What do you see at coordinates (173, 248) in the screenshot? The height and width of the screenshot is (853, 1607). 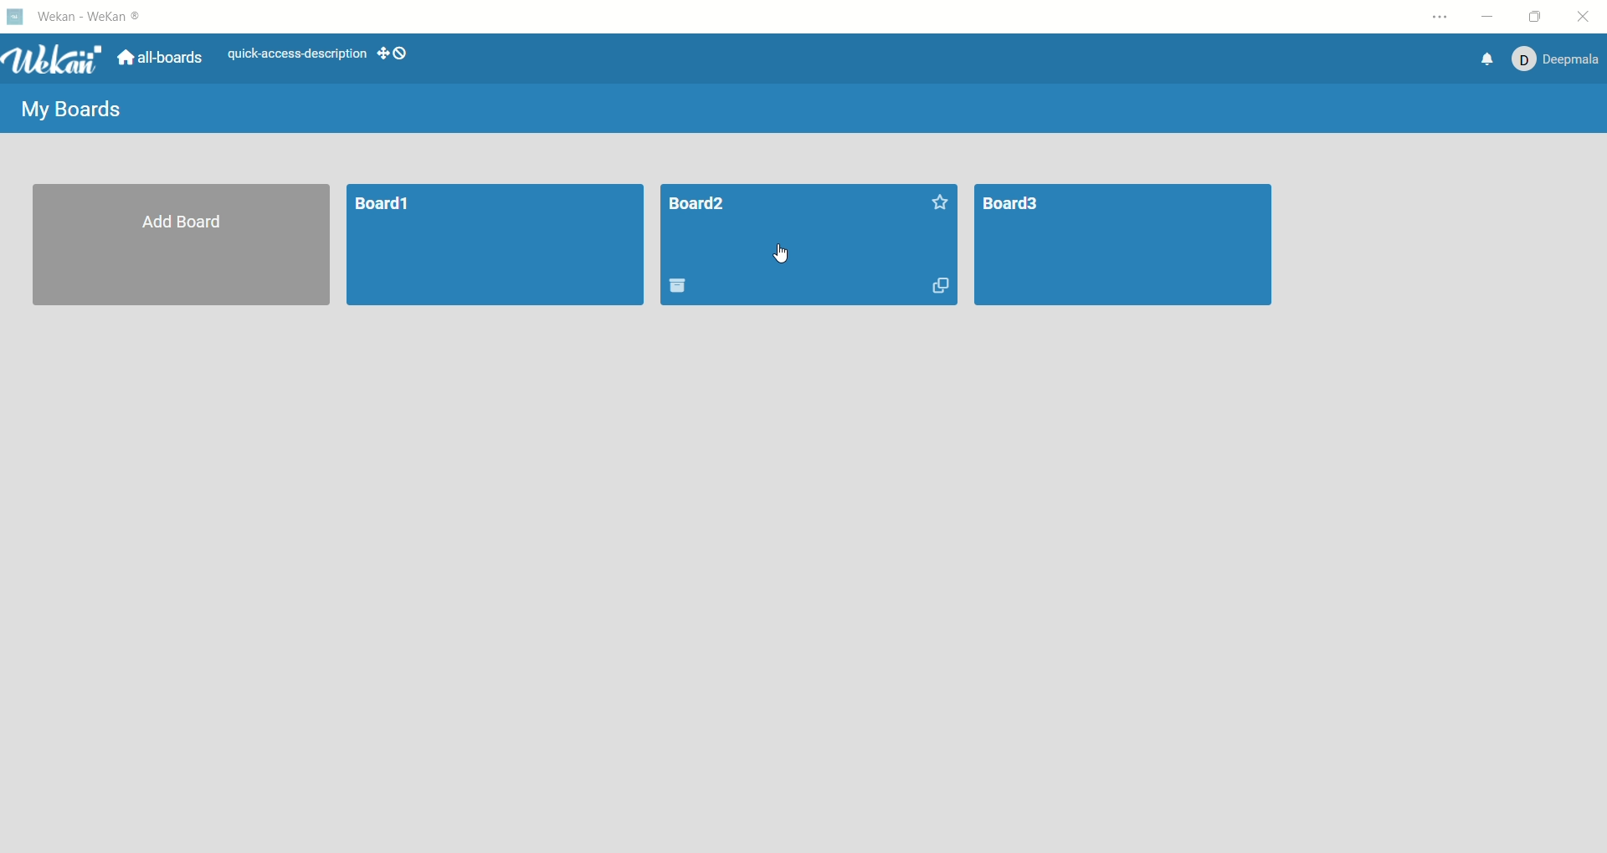 I see `add board` at bounding box center [173, 248].